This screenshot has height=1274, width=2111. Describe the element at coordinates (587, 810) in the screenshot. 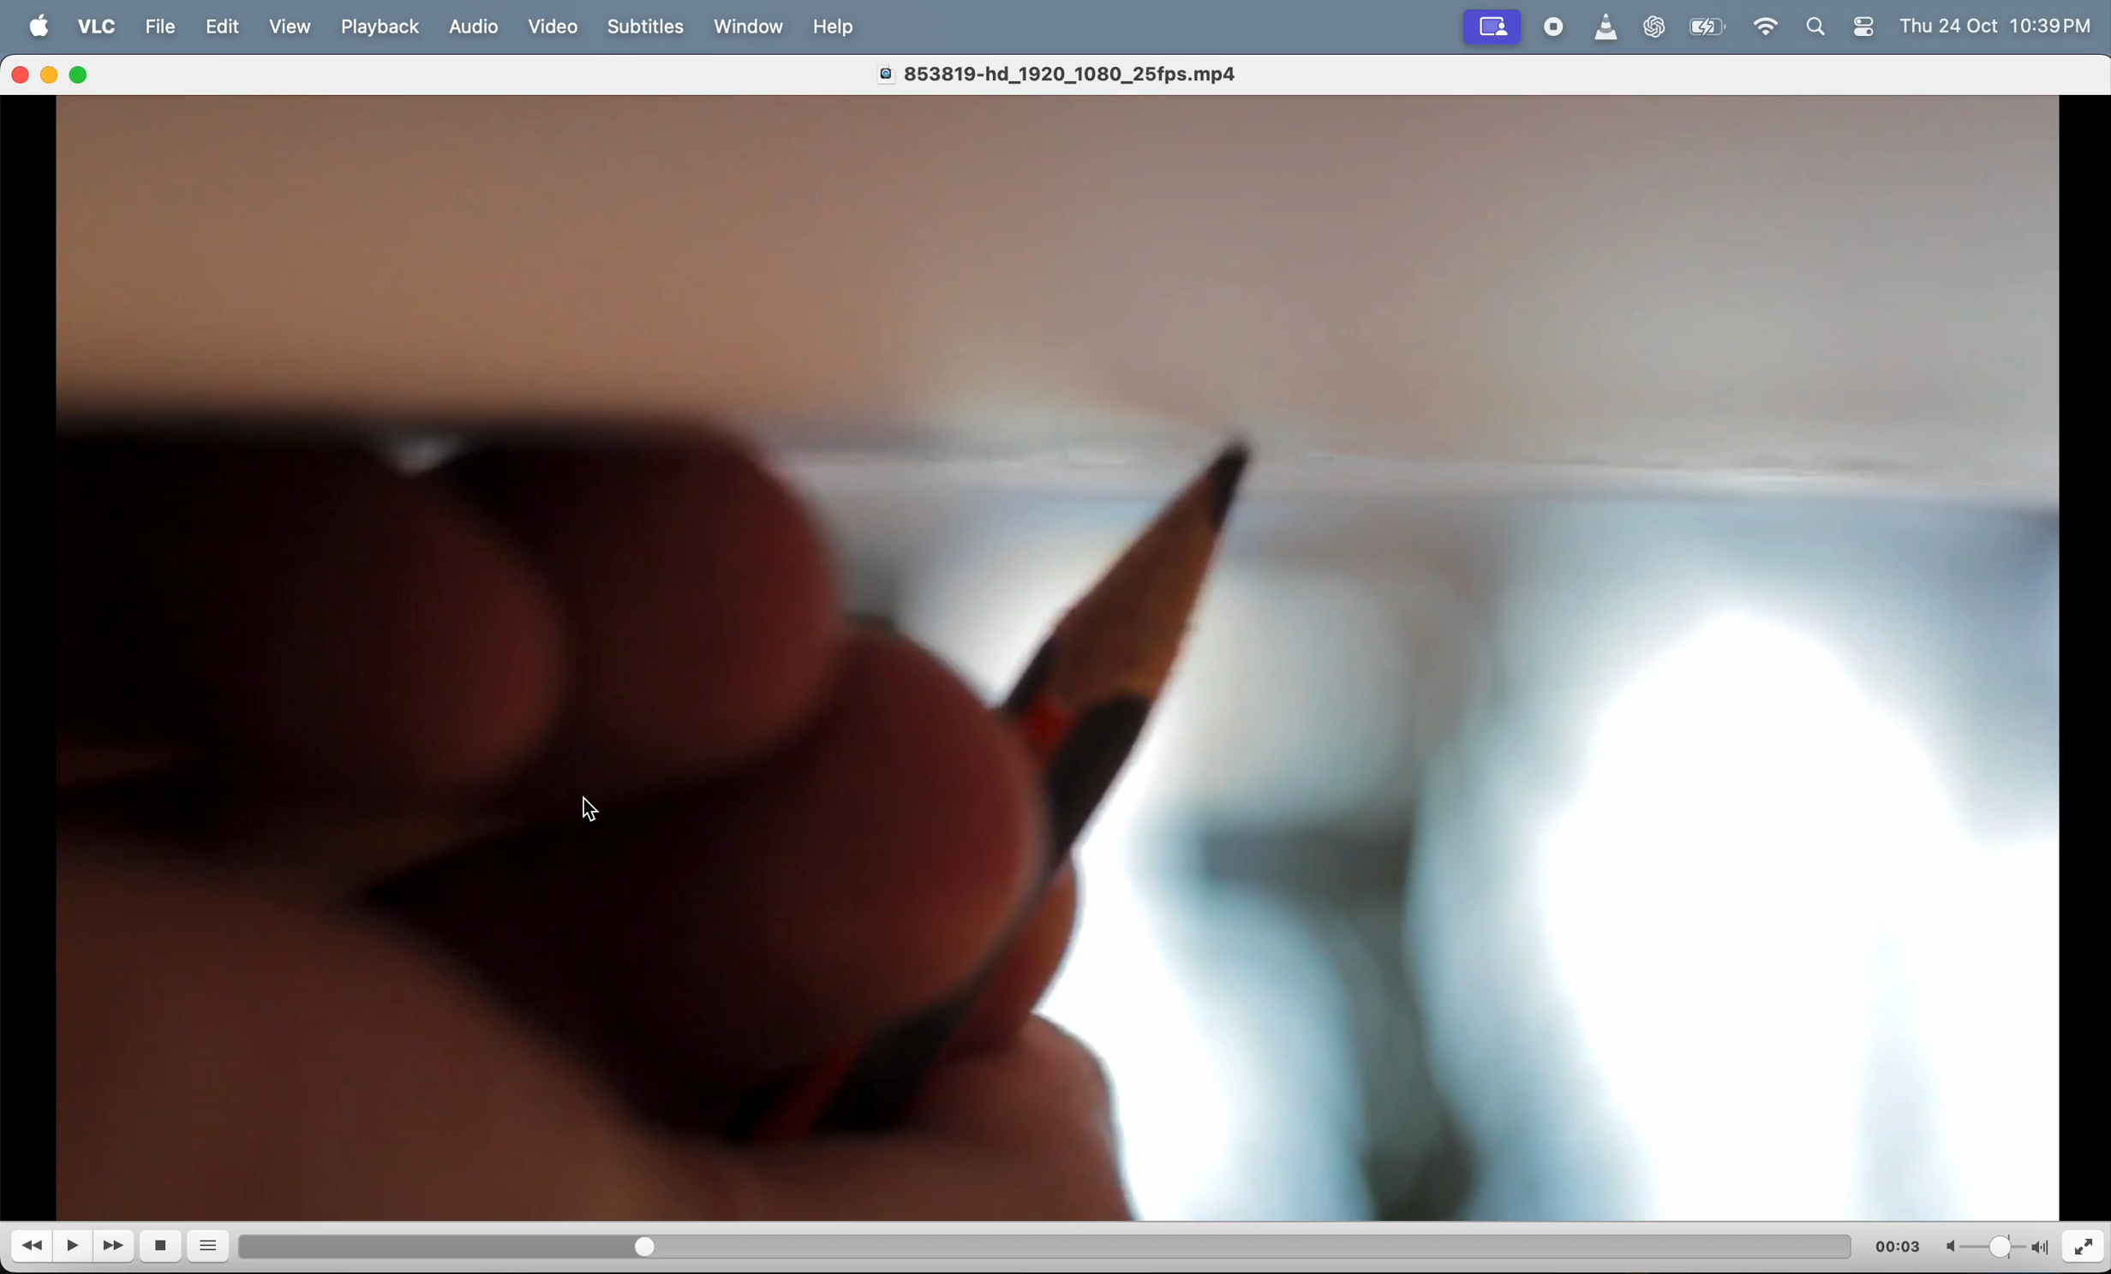

I see `cursor` at that location.